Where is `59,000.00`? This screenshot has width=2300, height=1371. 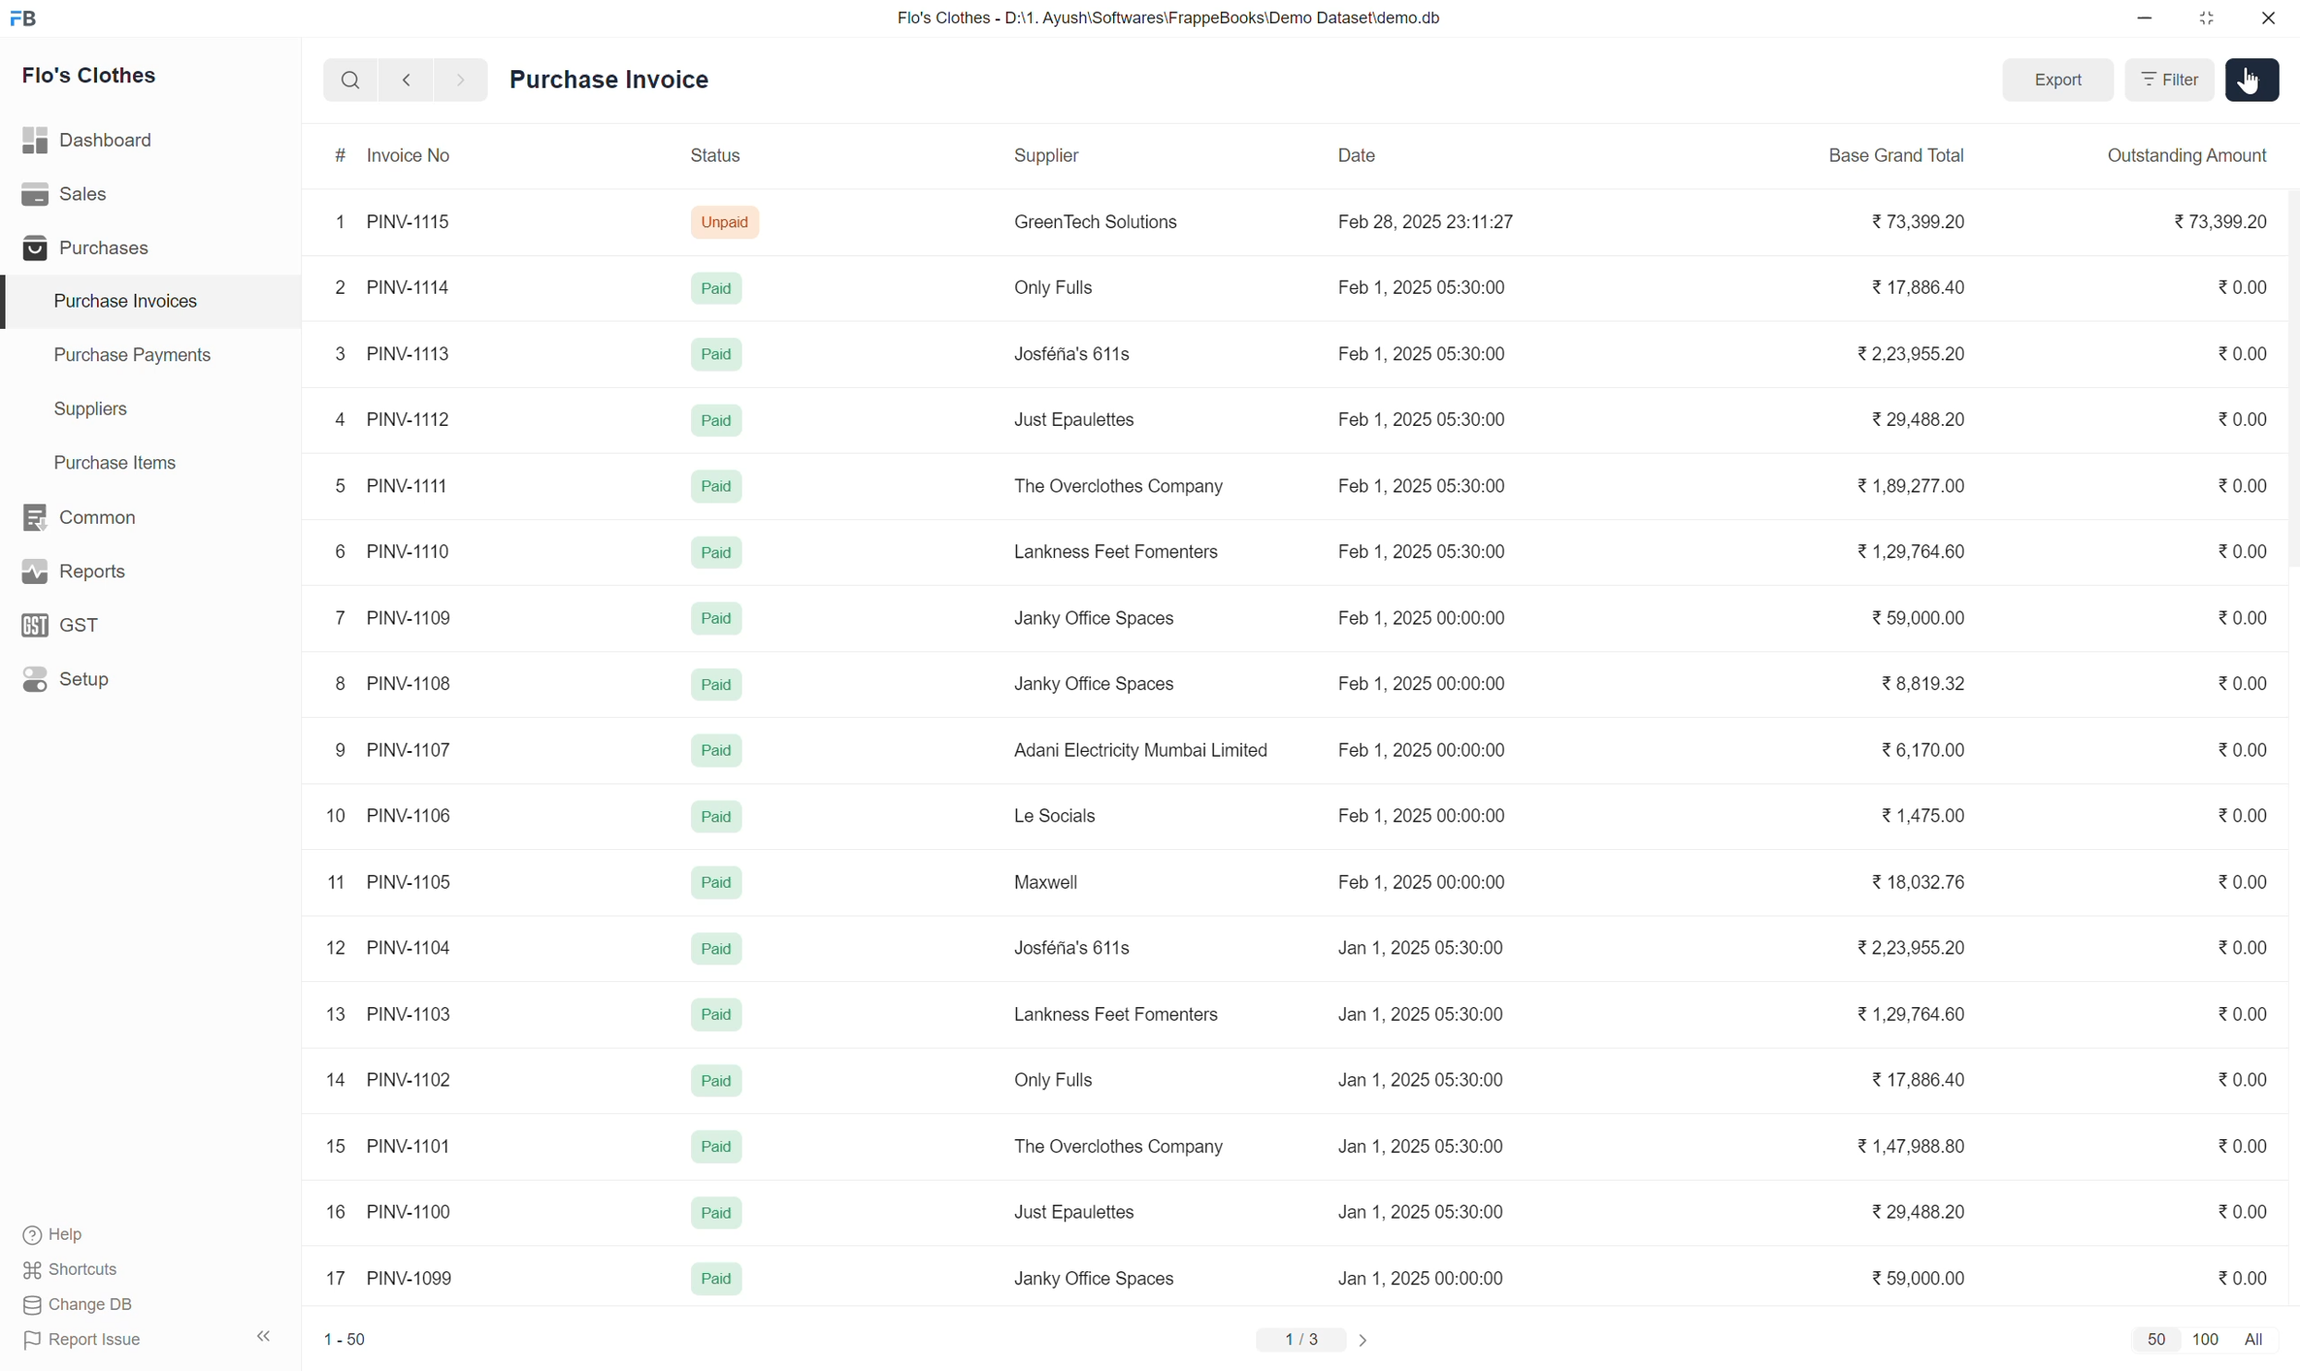 59,000.00 is located at coordinates (1925, 1274).